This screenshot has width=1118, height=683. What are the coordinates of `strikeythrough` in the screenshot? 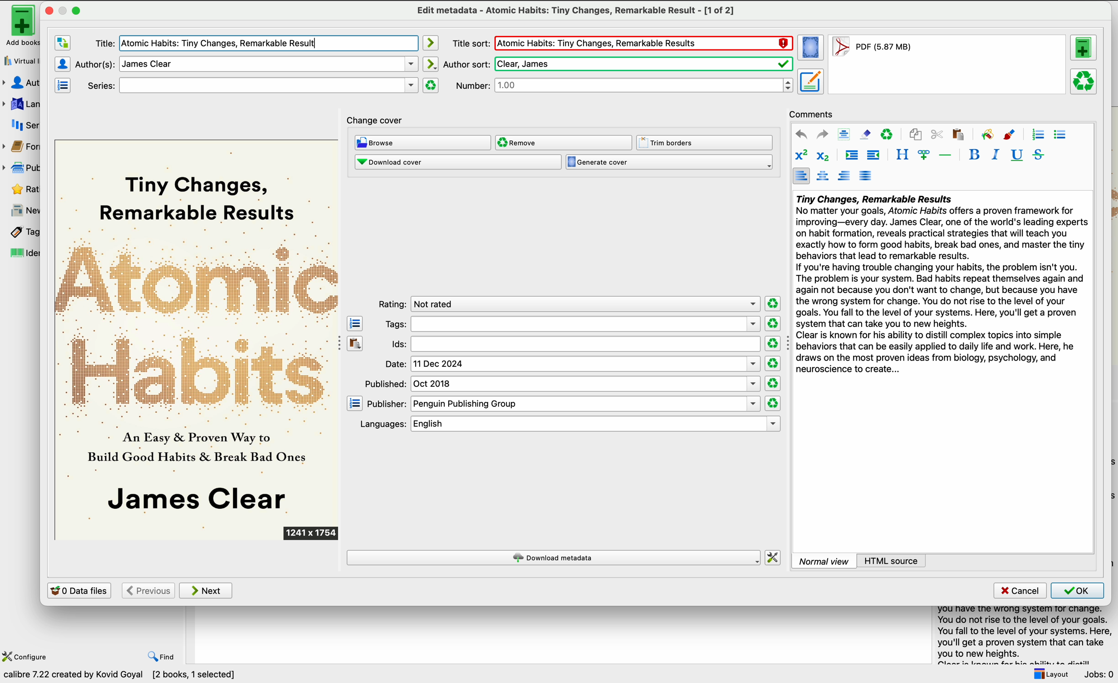 It's located at (1039, 155).